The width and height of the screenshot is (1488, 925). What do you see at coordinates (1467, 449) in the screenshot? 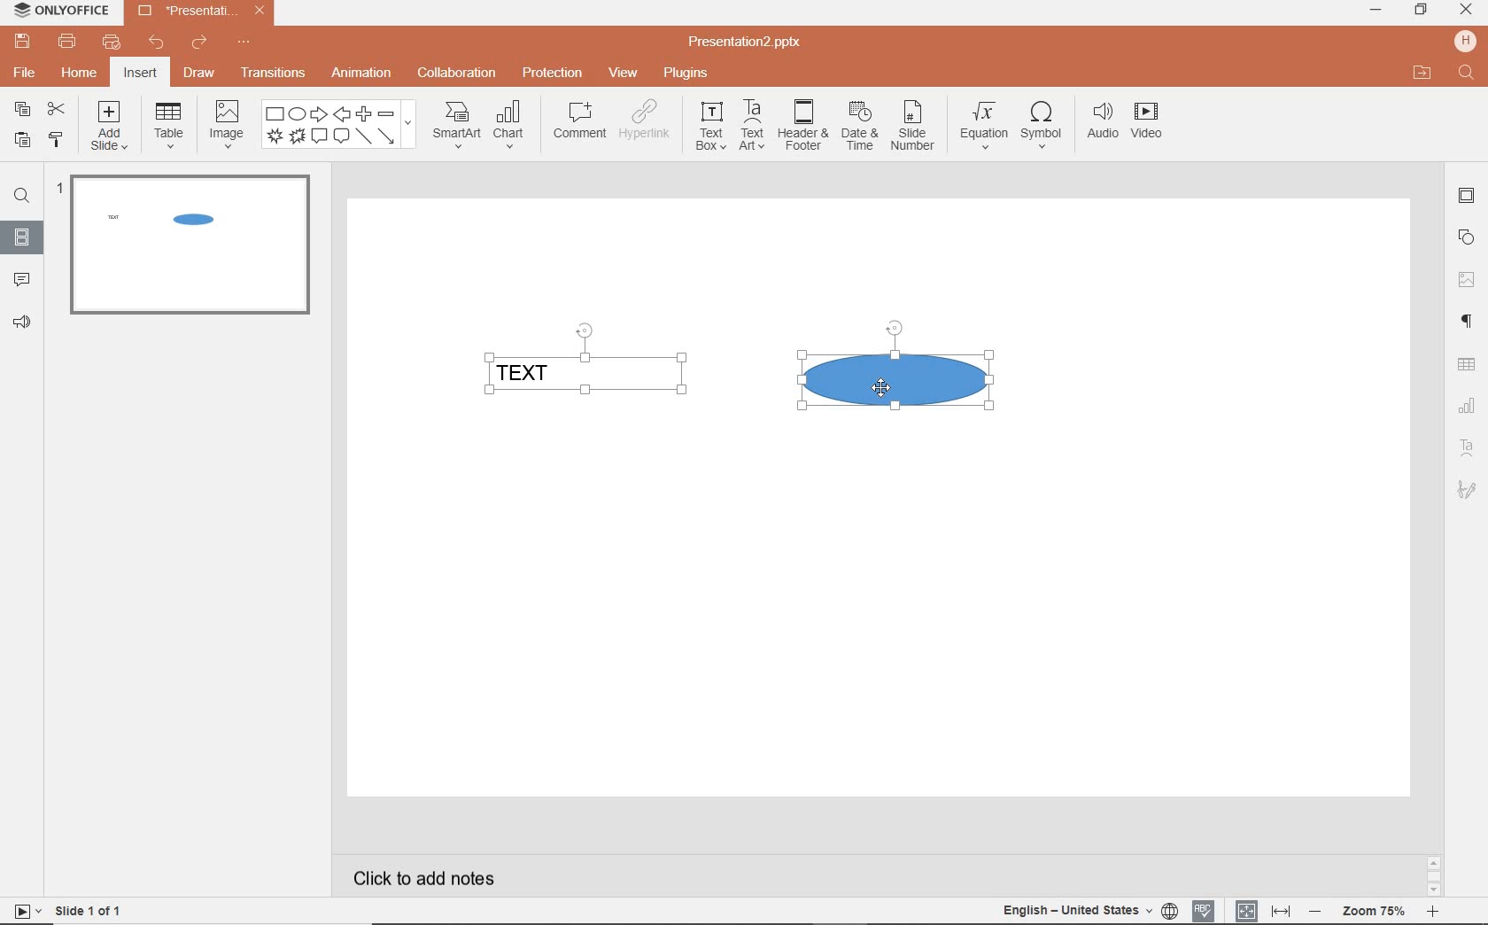
I see `TEXT ART` at bounding box center [1467, 449].